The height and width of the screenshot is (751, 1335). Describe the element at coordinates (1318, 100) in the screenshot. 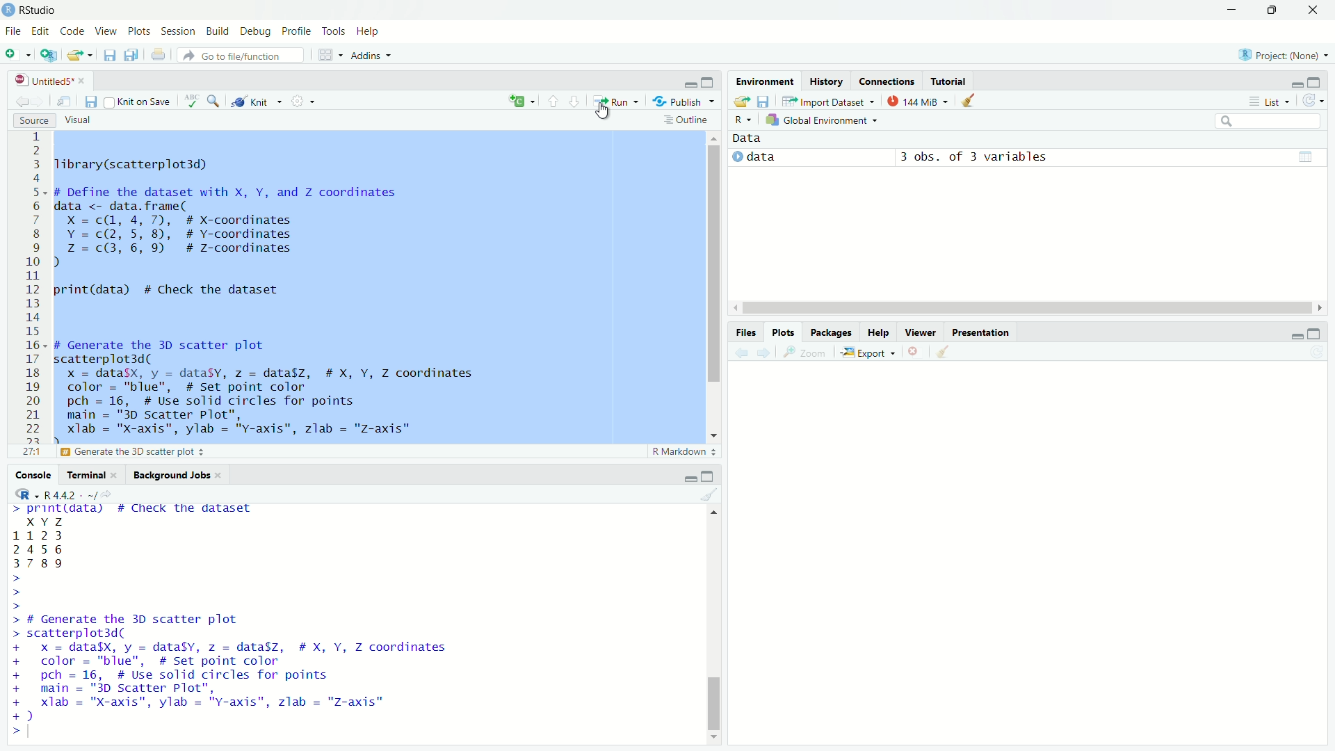

I see `refresh the list of objects in the environment` at that location.